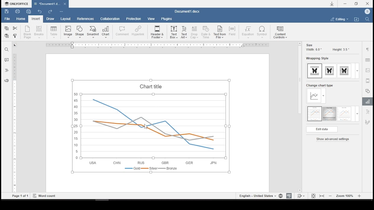  Describe the element at coordinates (357, 114) in the screenshot. I see `expand` at that location.